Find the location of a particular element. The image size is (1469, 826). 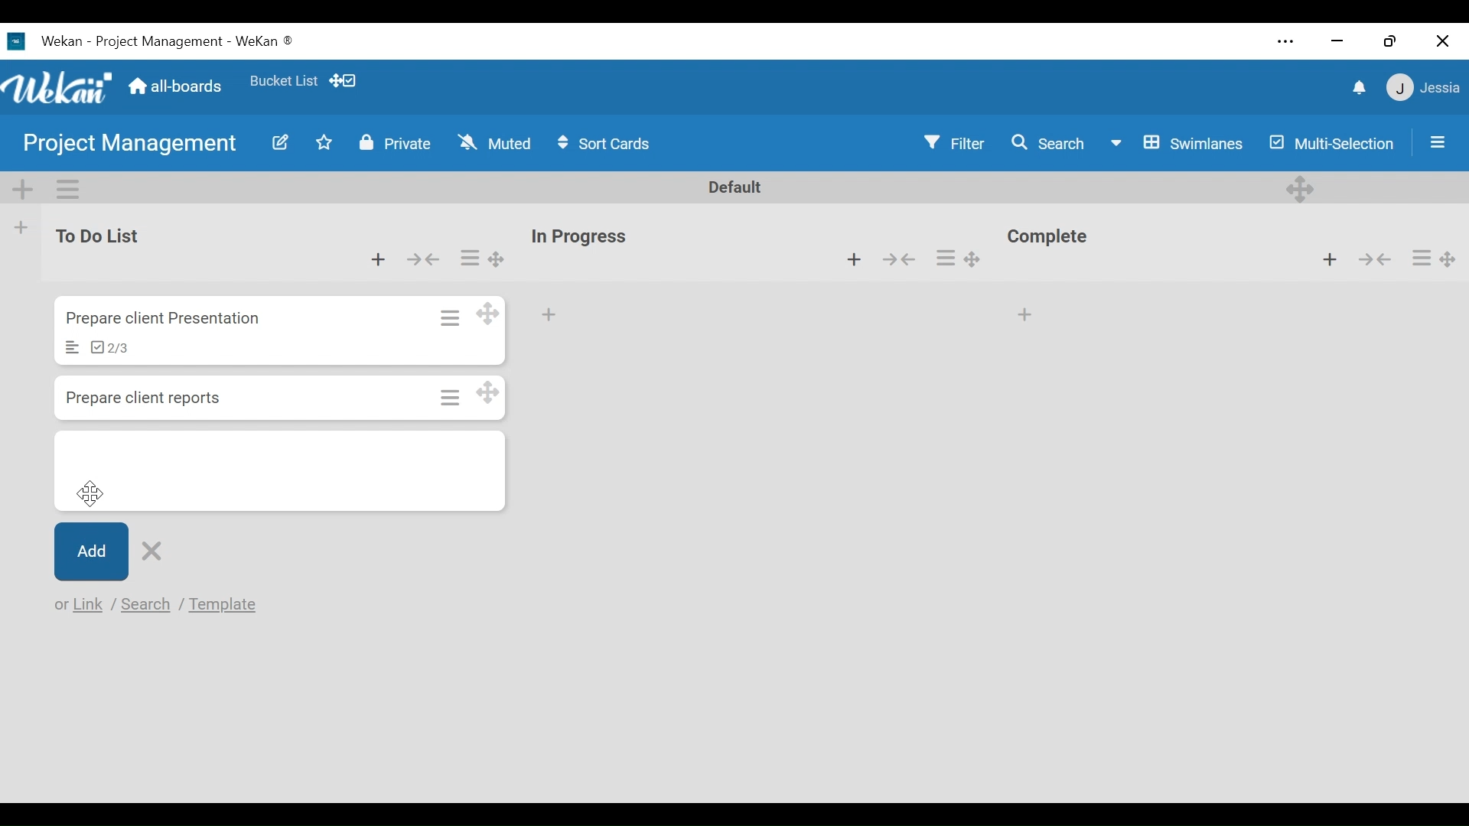

Close is located at coordinates (1442, 37).